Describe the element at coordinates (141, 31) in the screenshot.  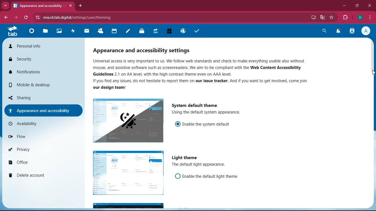
I see `layers` at that location.